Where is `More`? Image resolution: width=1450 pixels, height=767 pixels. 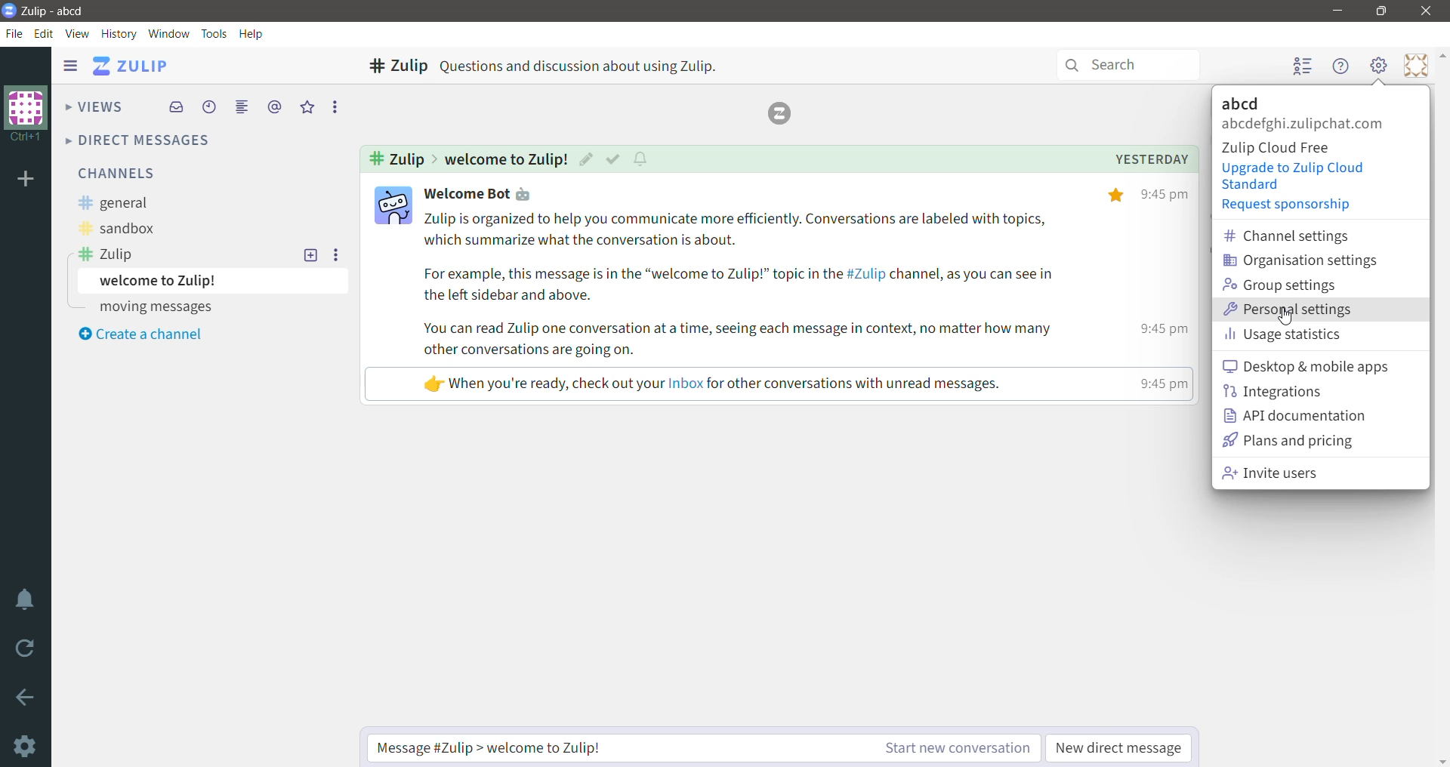 More is located at coordinates (334, 107).